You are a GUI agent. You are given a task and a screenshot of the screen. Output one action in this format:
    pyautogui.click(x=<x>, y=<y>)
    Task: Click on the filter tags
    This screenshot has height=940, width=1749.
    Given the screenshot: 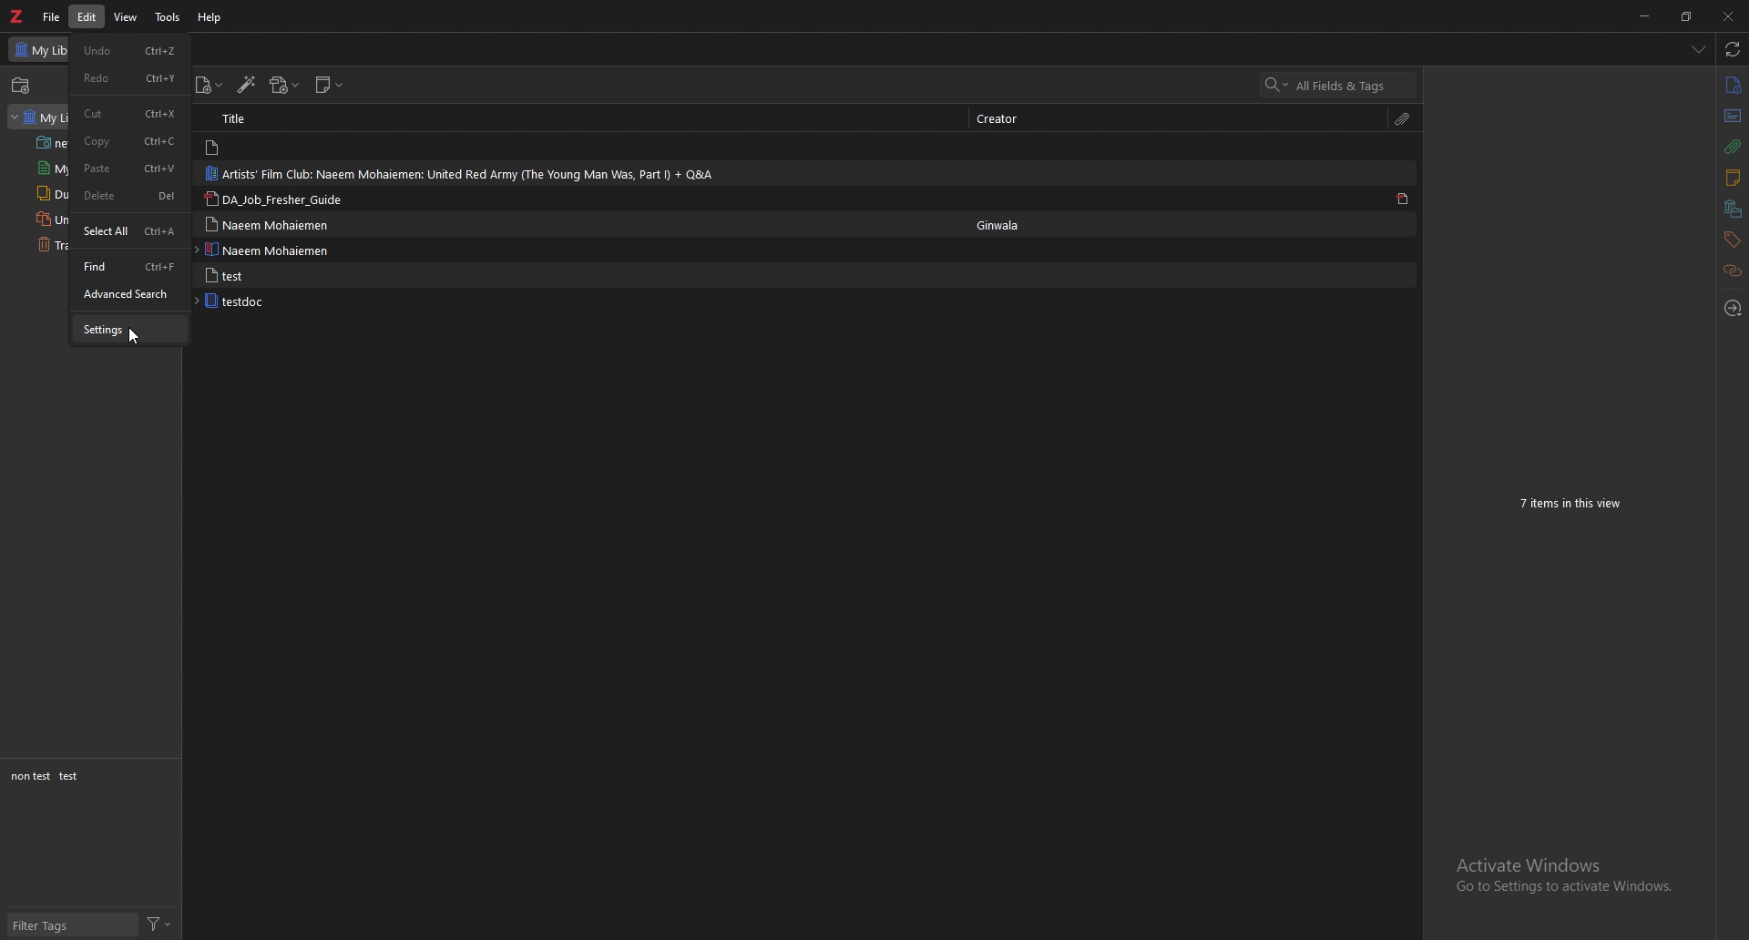 What is the action you would take?
    pyautogui.click(x=69, y=926)
    